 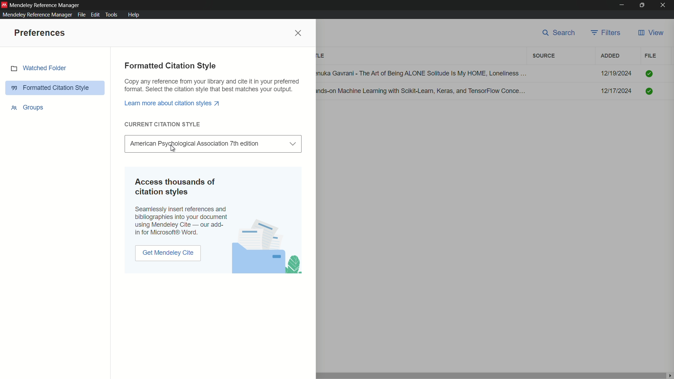 What do you see at coordinates (4, 5) in the screenshot?
I see `app icon` at bounding box center [4, 5].